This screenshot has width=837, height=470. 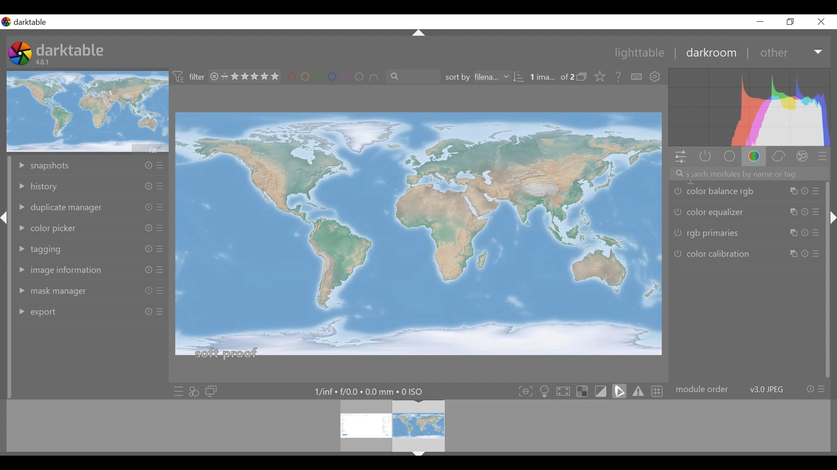 What do you see at coordinates (373, 392) in the screenshot?
I see `Maximum Exposure` at bounding box center [373, 392].